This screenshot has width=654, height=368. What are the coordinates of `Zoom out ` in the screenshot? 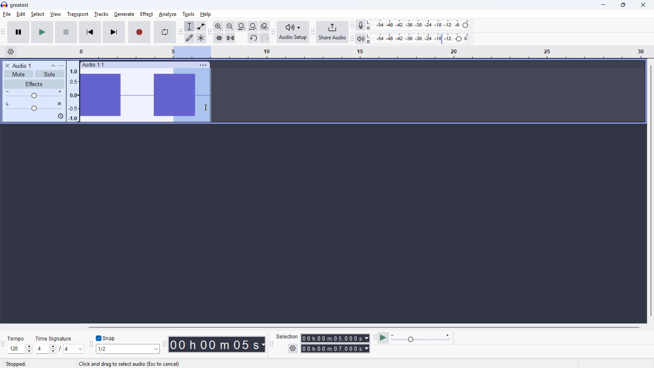 It's located at (230, 27).